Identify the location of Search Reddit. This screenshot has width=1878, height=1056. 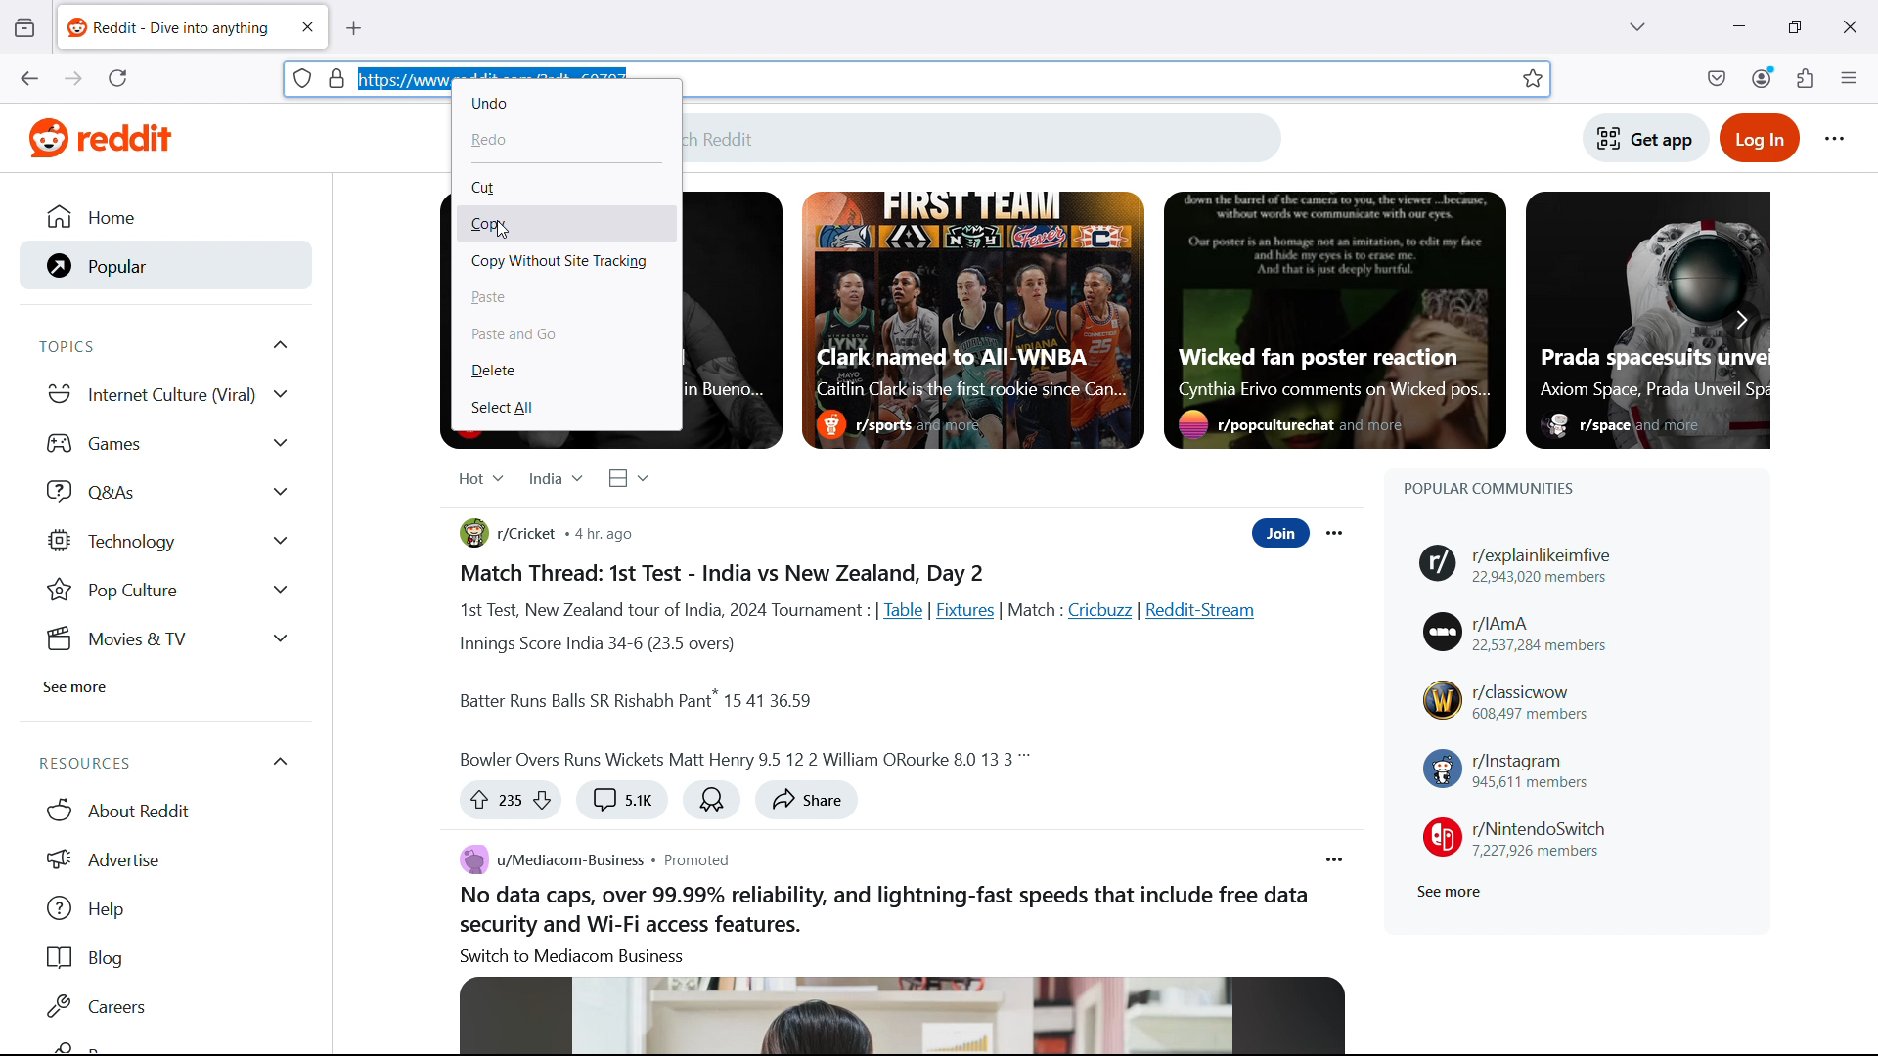
(986, 135).